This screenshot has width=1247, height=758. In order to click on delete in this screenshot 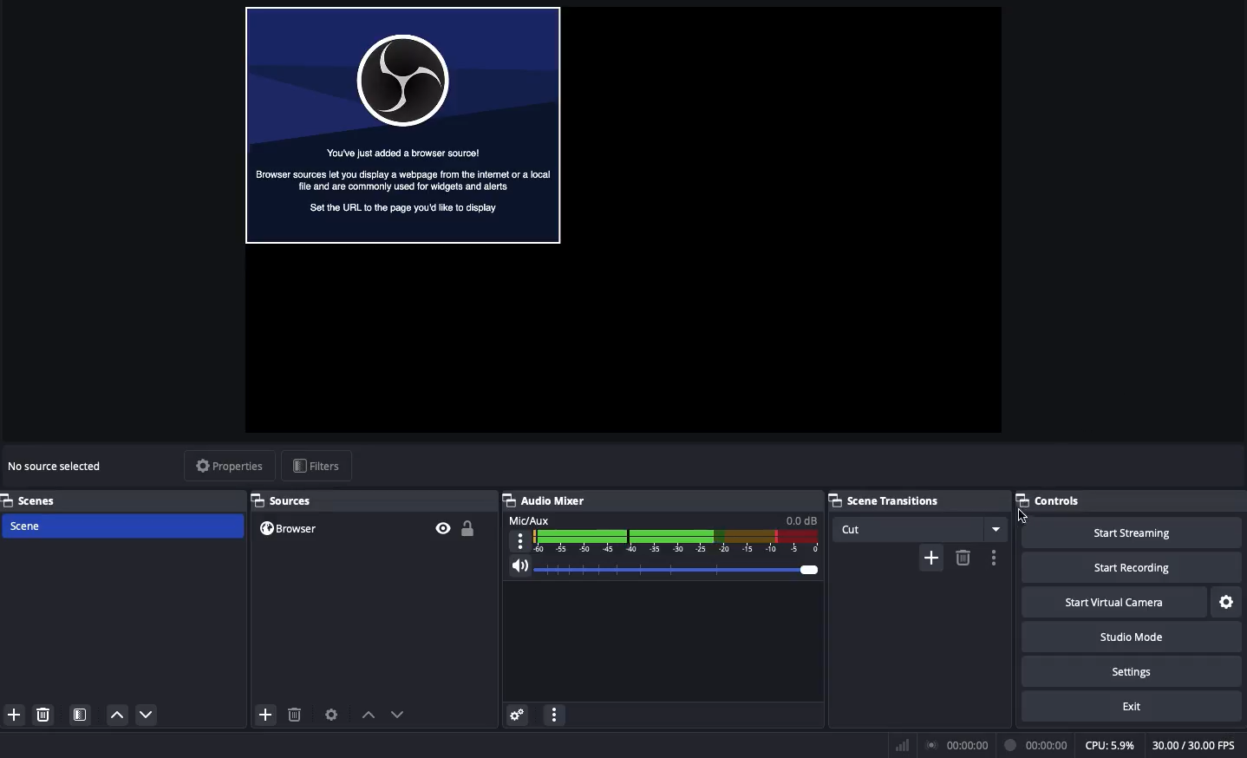, I will do `click(301, 716)`.